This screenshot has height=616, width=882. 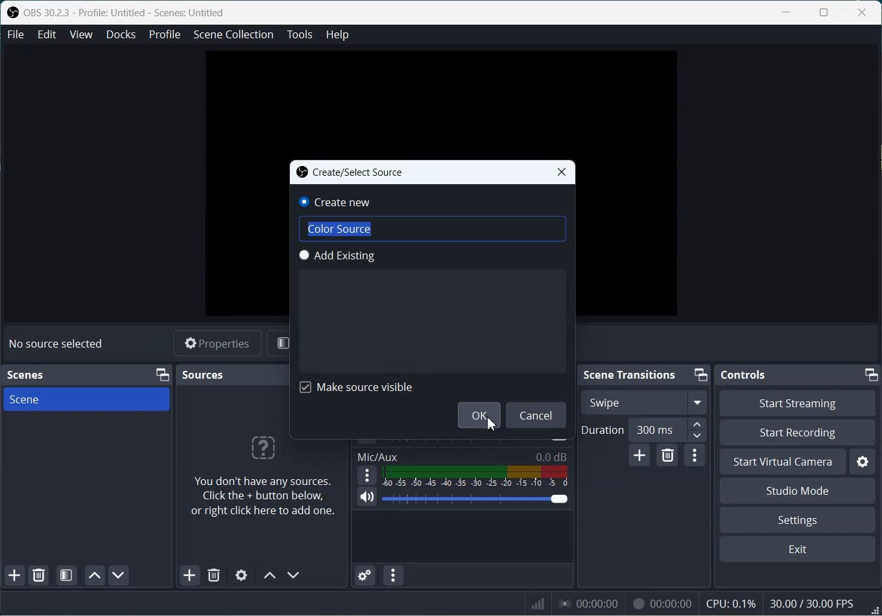 What do you see at coordinates (813, 603) in the screenshot?
I see `30.00 / 30.00 FPS` at bounding box center [813, 603].